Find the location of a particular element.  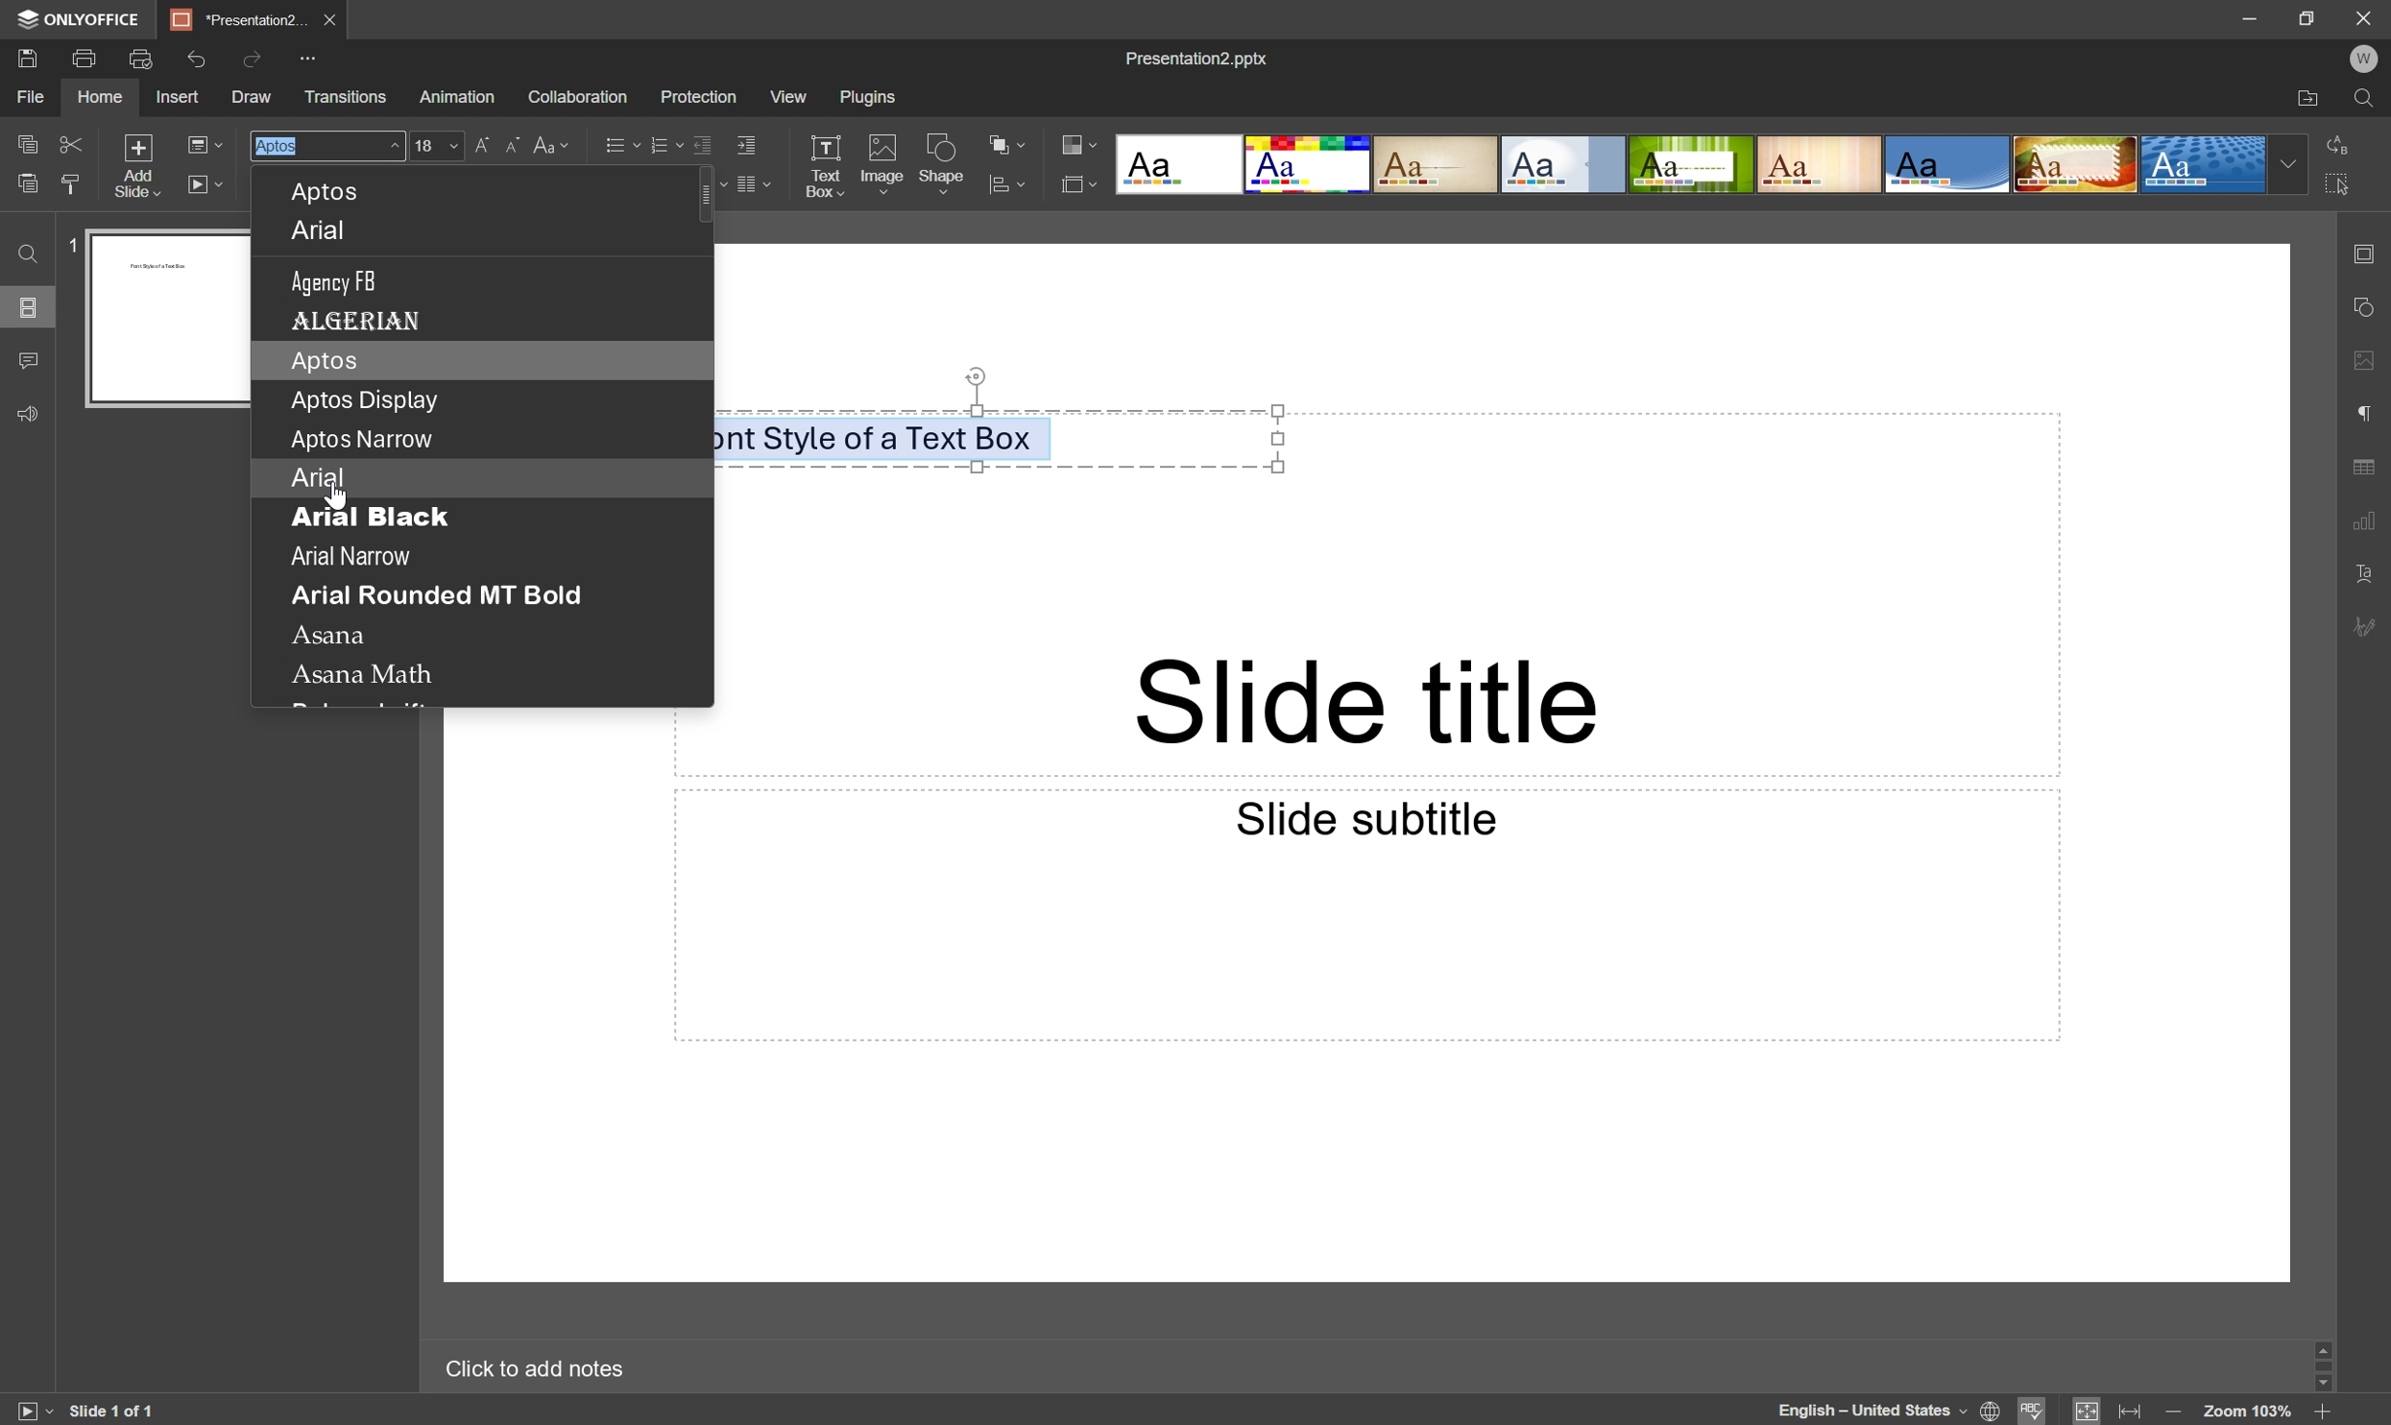

Bullets is located at coordinates (618, 141).